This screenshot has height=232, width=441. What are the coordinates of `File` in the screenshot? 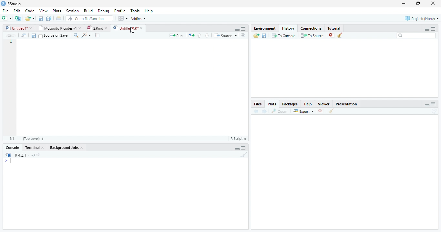 It's located at (5, 11).